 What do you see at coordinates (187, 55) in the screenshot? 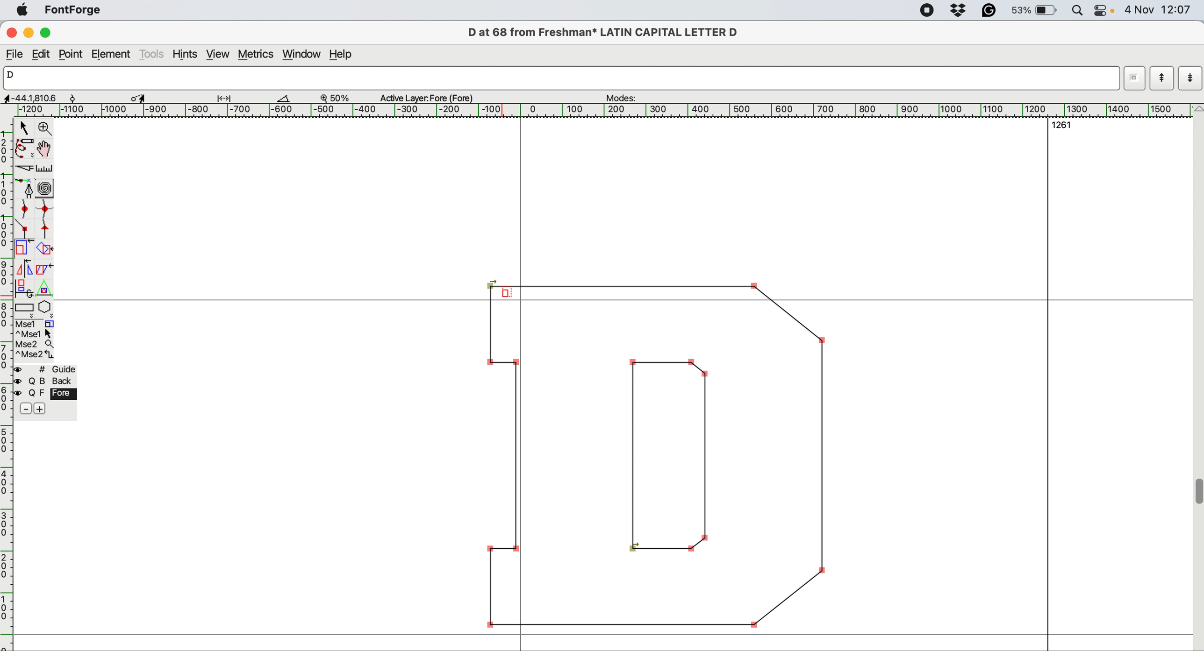
I see `hints` at bounding box center [187, 55].